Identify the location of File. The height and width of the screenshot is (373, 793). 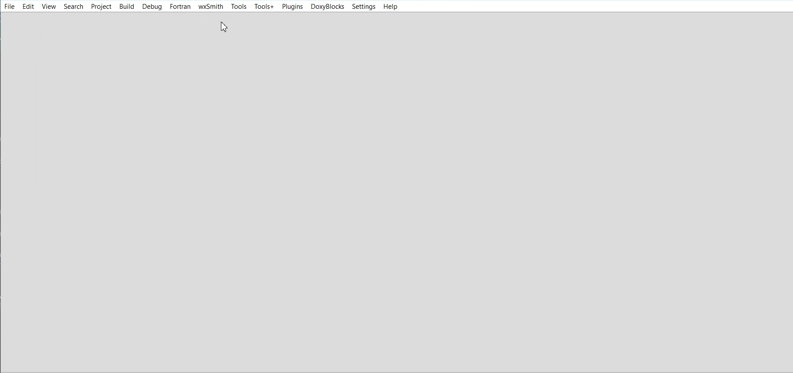
(10, 6).